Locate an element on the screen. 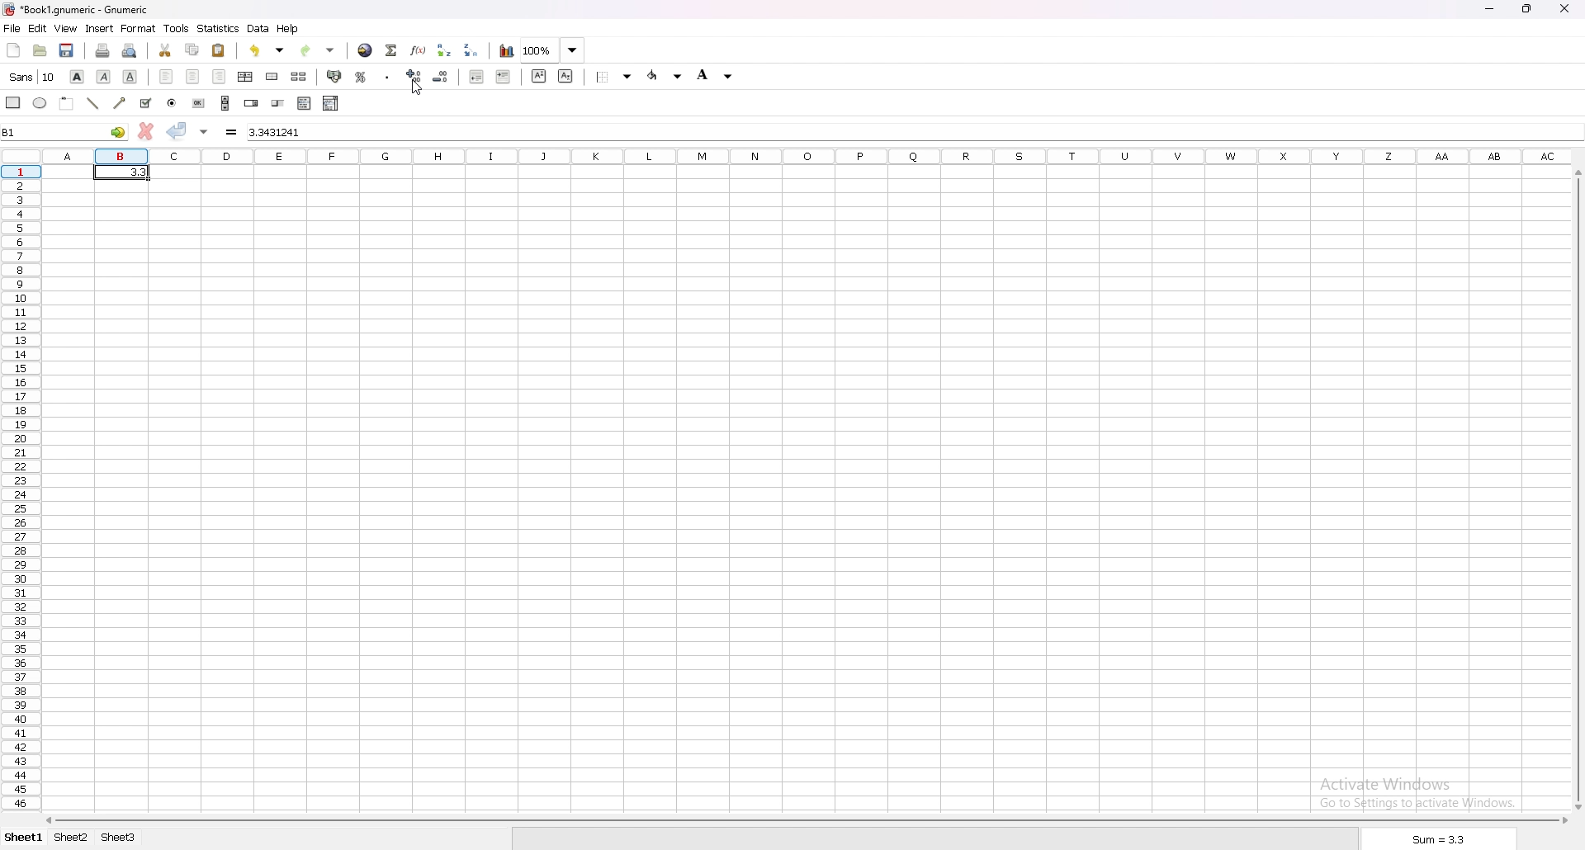 Image resolution: width=1585 pixels, height=850 pixels. line is located at coordinates (91, 104).